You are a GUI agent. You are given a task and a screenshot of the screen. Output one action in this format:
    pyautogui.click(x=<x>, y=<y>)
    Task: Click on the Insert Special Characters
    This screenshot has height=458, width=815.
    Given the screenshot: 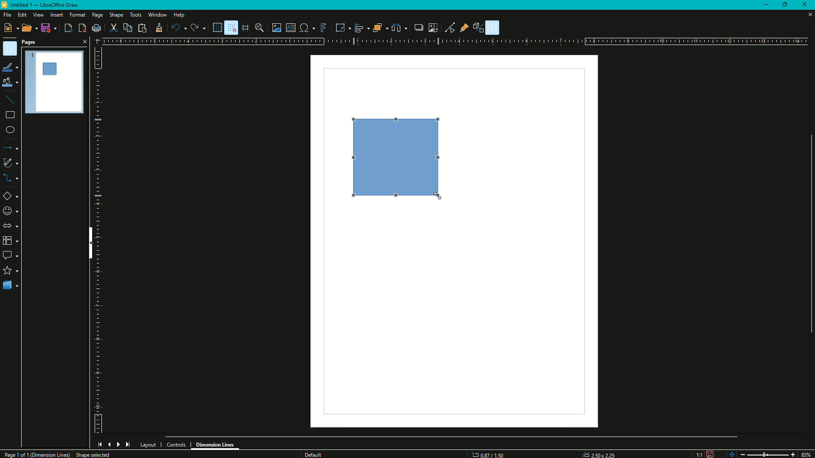 What is the action you would take?
    pyautogui.click(x=306, y=26)
    